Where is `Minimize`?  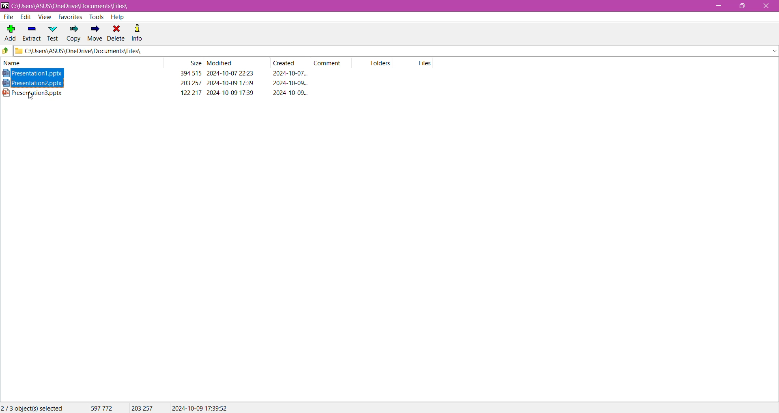 Minimize is located at coordinates (718, 6).